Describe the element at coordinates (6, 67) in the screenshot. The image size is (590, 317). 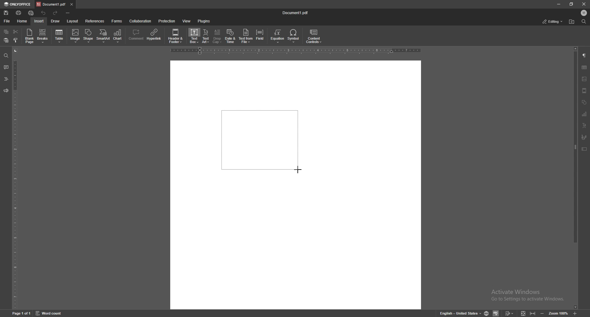
I see `comment` at that location.